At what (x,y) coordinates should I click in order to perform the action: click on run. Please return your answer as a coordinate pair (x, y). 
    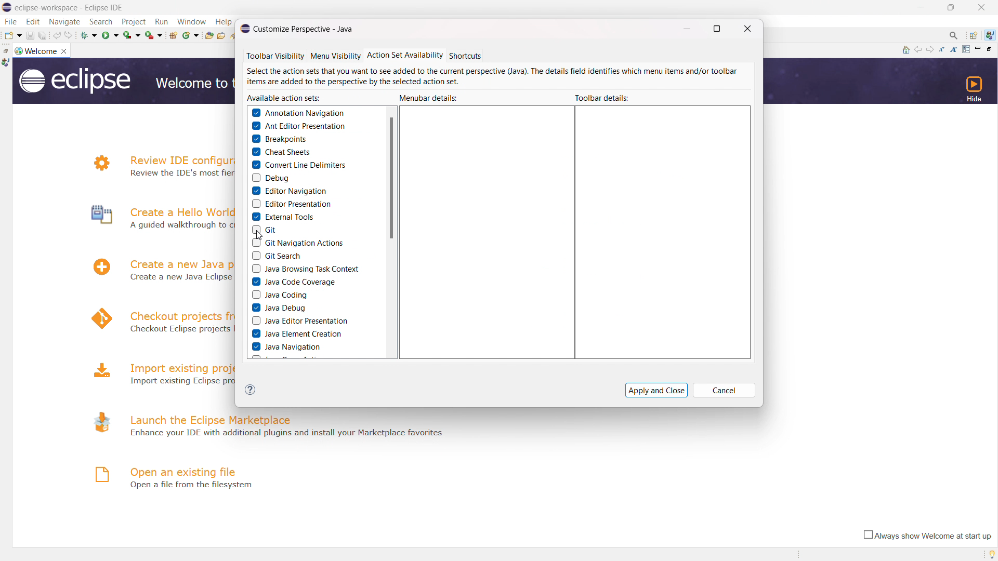
    Looking at the image, I should click on (109, 35).